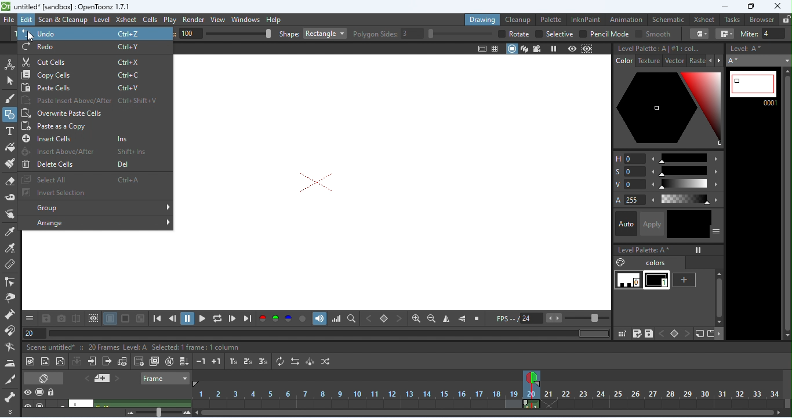  What do you see at coordinates (335, 318) in the screenshot?
I see `histogram` at bounding box center [335, 318].